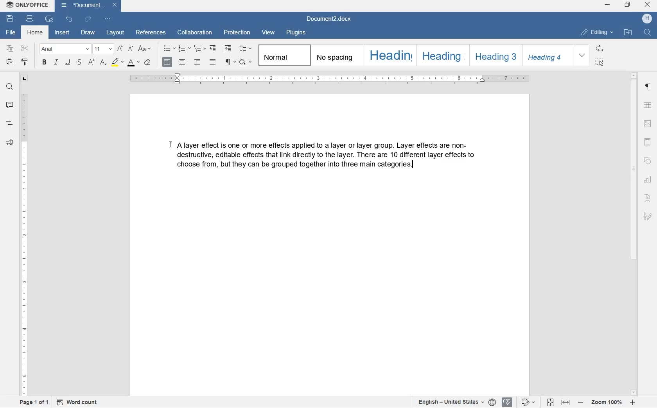 The width and height of the screenshot is (657, 408). What do you see at coordinates (35, 403) in the screenshot?
I see `page 1 of 1` at bounding box center [35, 403].